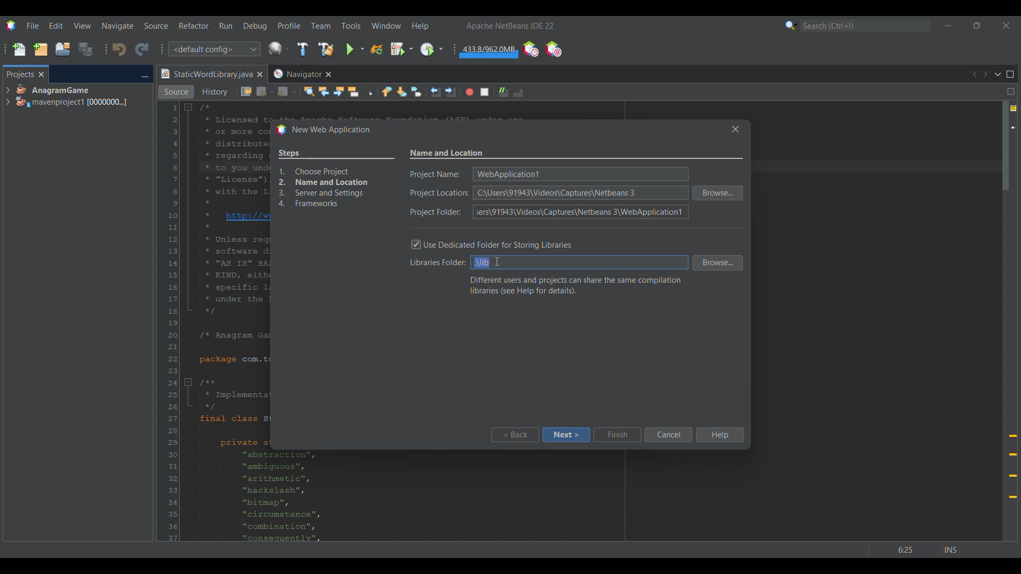 The width and height of the screenshot is (1021, 574). What do you see at coordinates (156, 26) in the screenshot?
I see `Source menu` at bounding box center [156, 26].